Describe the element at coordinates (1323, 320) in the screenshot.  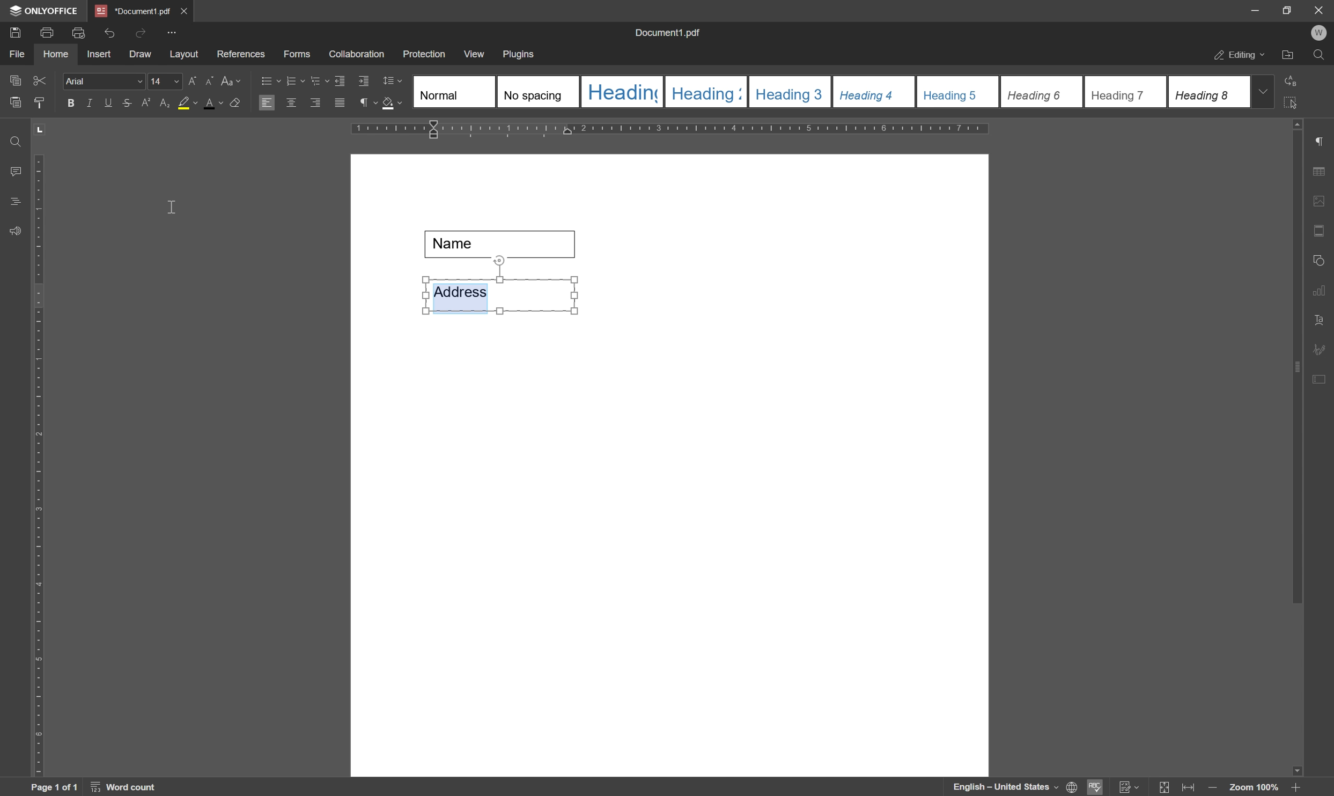
I see `text art settings` at that location.